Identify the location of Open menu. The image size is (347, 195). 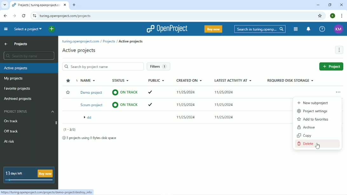
(339, 92).